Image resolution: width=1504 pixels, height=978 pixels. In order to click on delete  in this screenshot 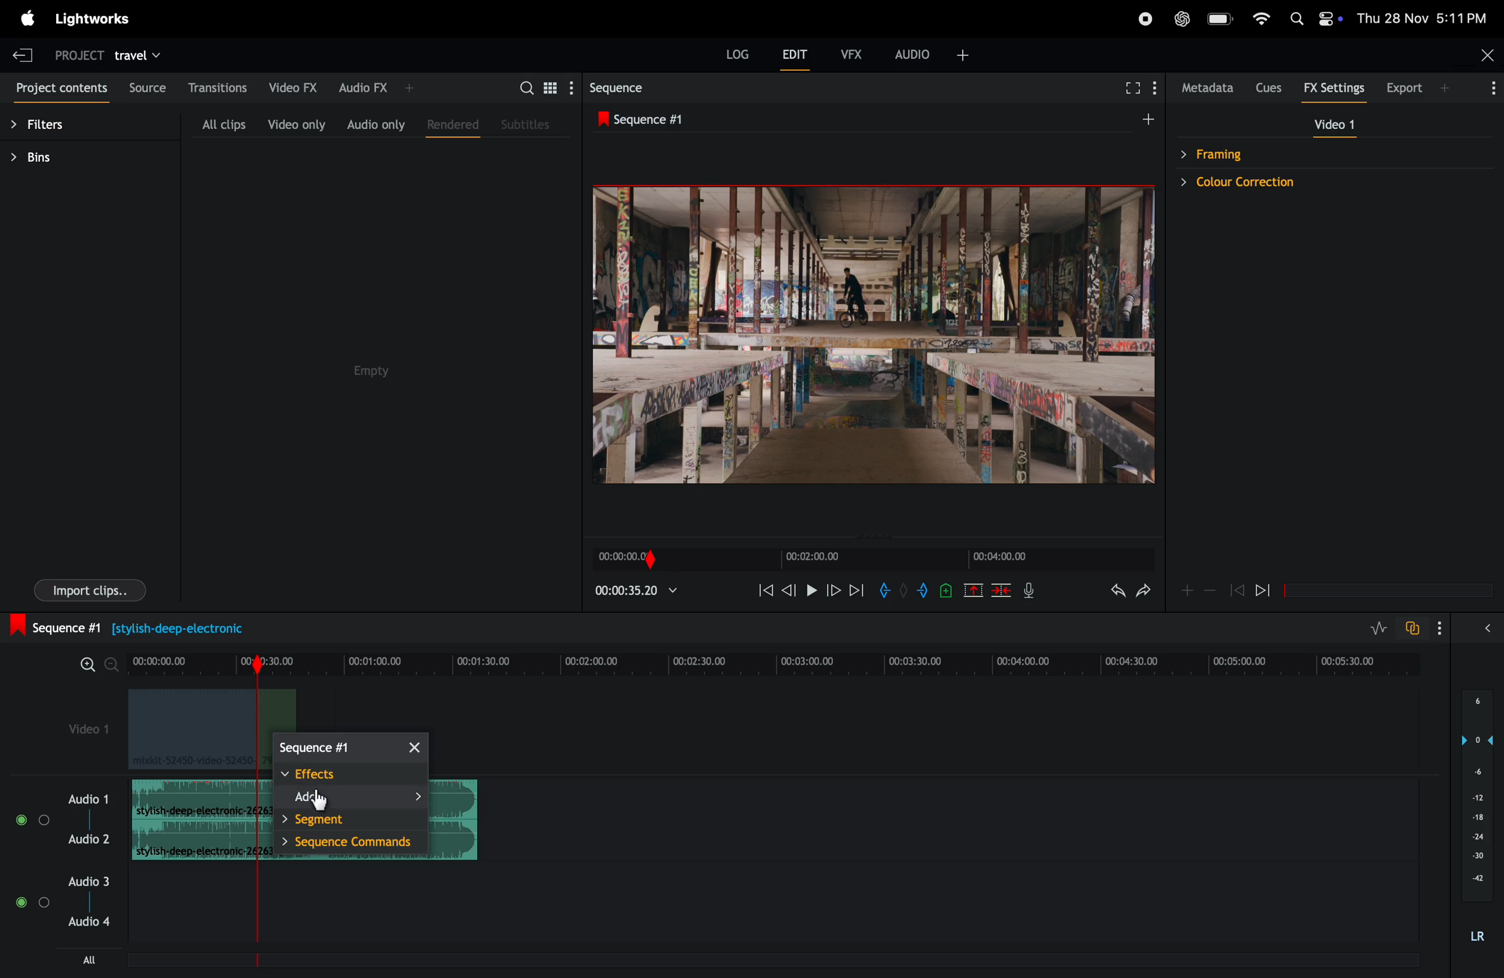, I will do `click(1002, 593)`.